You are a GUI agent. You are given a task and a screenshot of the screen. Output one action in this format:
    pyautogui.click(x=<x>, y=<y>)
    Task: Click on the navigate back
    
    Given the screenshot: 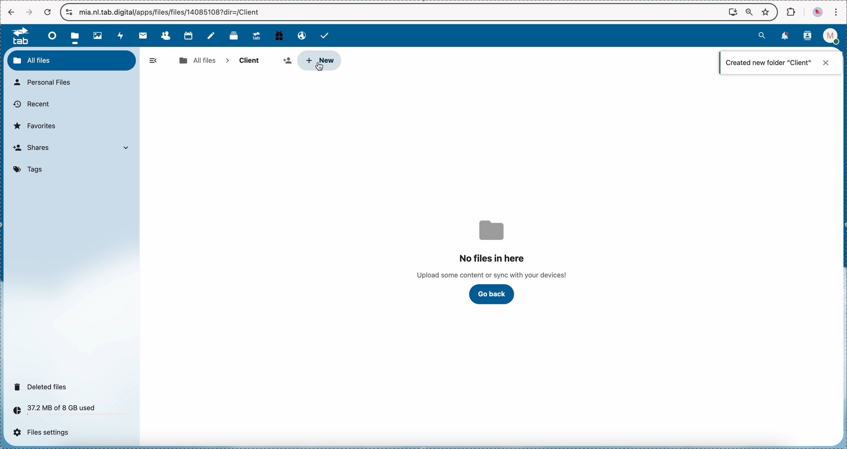 What is the action you would take?
    pyautogui.click(x=12, y=13)
    